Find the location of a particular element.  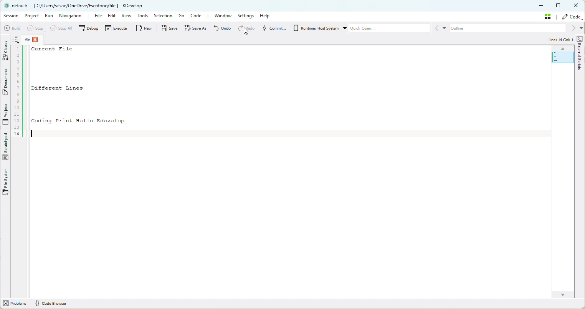

Cursor is located at coordinates (33, 135).